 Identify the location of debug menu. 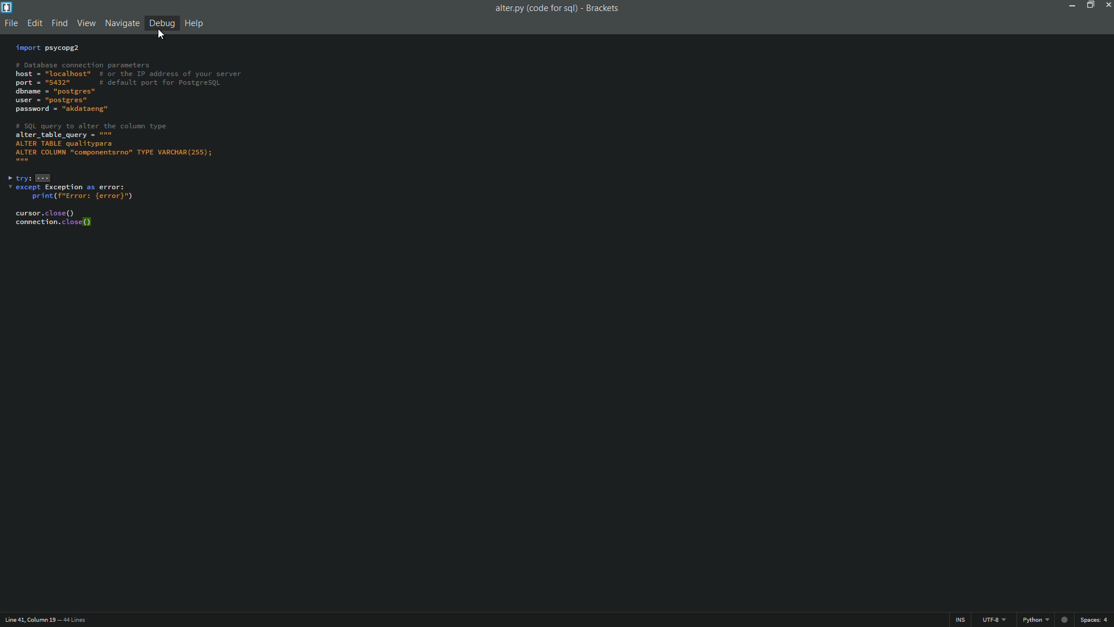
(160, 24).